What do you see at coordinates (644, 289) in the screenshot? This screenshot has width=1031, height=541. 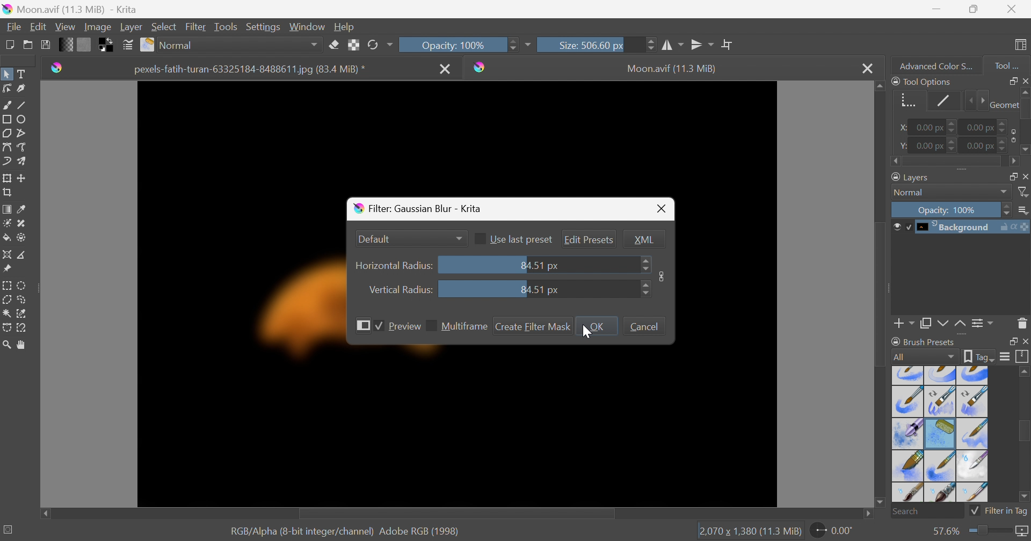 I see `Slider` at bounding box center [644, 289].